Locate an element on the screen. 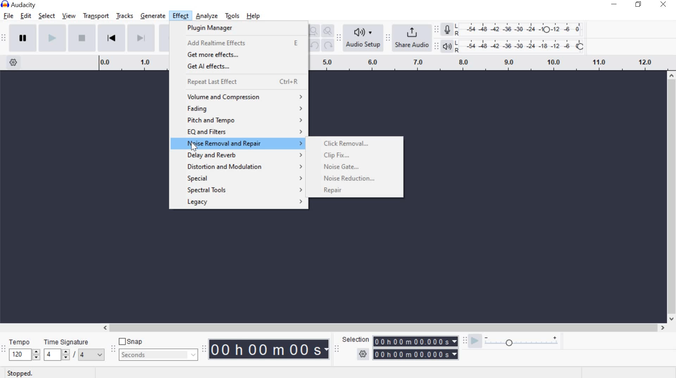 Image resolution: width=676 pixels, height=378 pixels. Audacity Time is located at coordinates (270, 349).